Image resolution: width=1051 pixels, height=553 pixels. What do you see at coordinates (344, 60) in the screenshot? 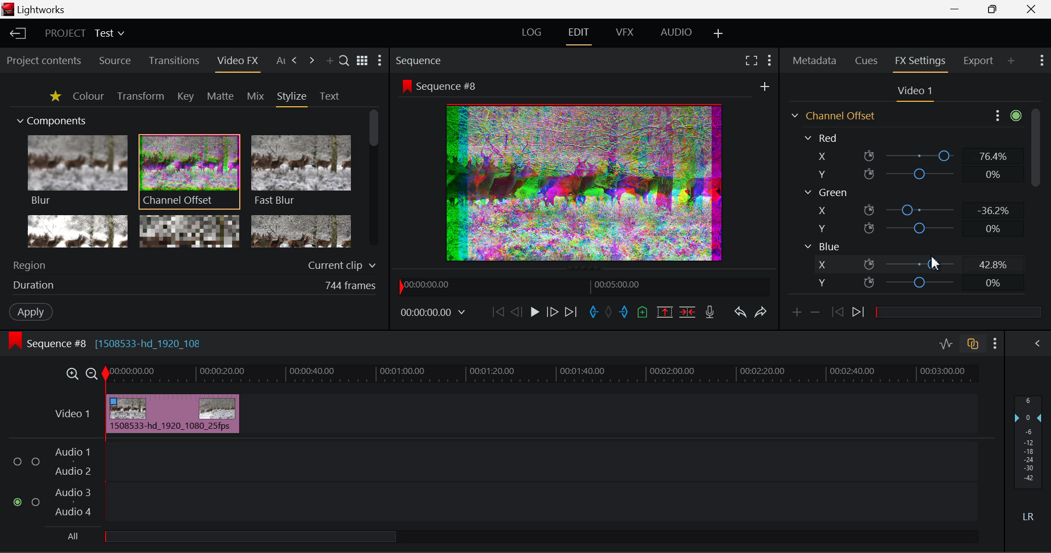
I see `Search` at bounding box center [344, 60].